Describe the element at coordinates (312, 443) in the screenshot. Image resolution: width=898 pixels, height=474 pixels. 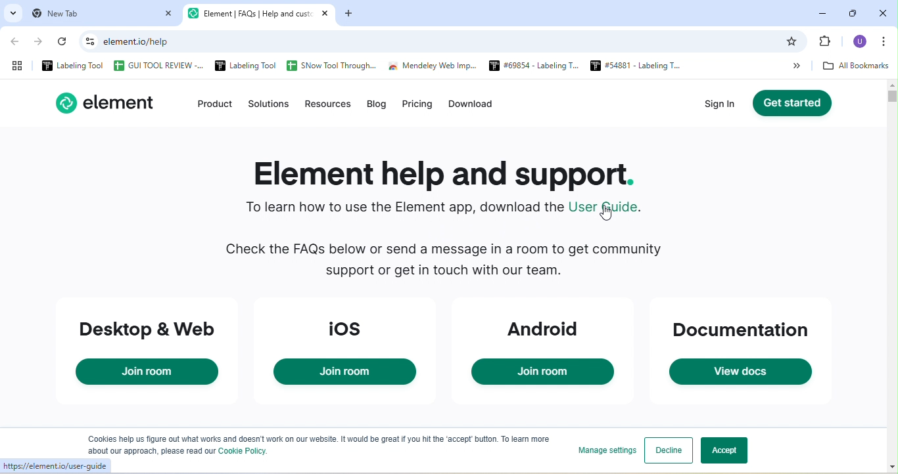
I see `Cookies help us figure out what works and doesn't work on our website. It would be great if you hit the ‘accept button. To lea
‘about our approach, please read our Cookie Policy.` at that location.